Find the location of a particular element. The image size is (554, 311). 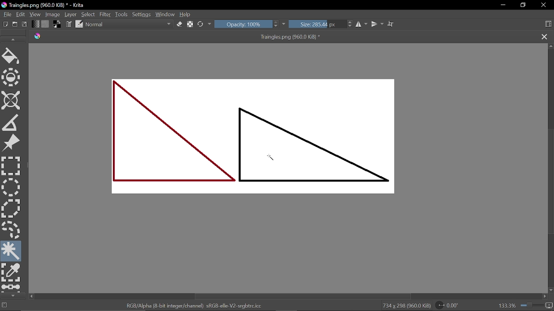

Cursor is located at coordinates (274, 159).